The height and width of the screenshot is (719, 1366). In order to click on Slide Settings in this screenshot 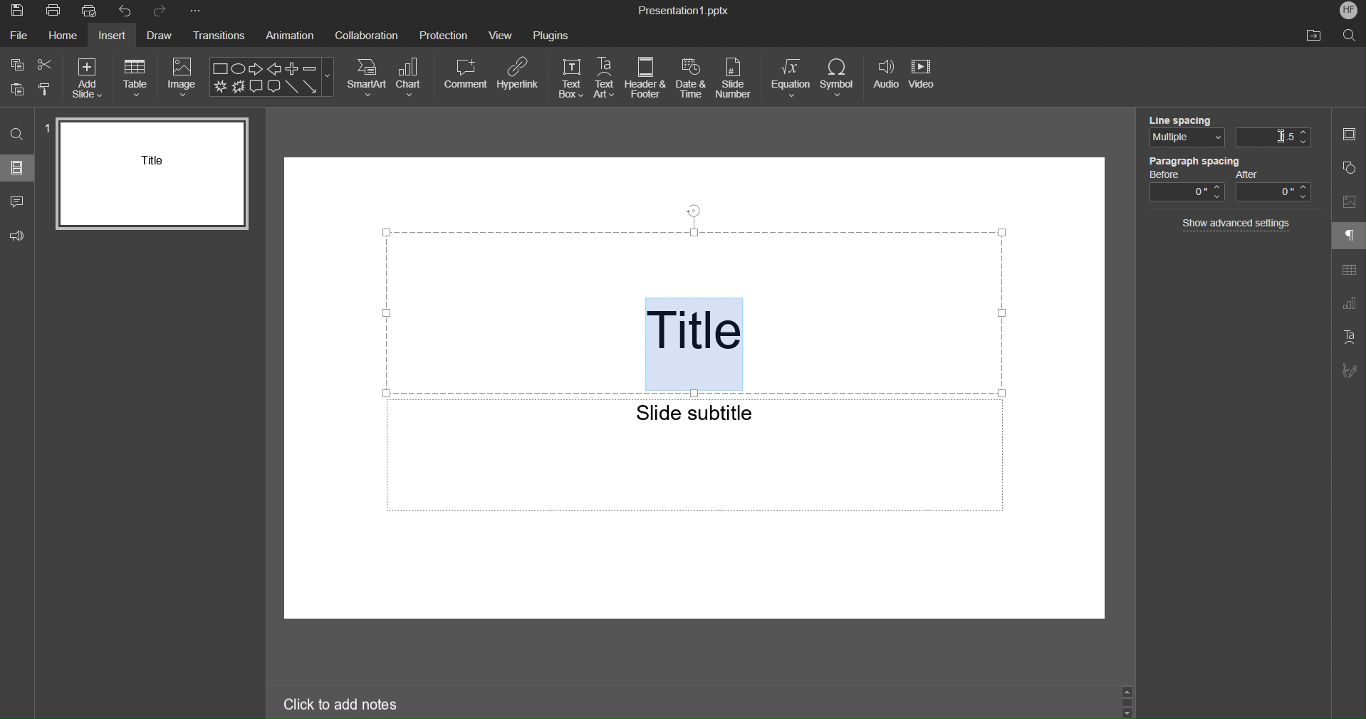, I will do `click(1349, 137)`.